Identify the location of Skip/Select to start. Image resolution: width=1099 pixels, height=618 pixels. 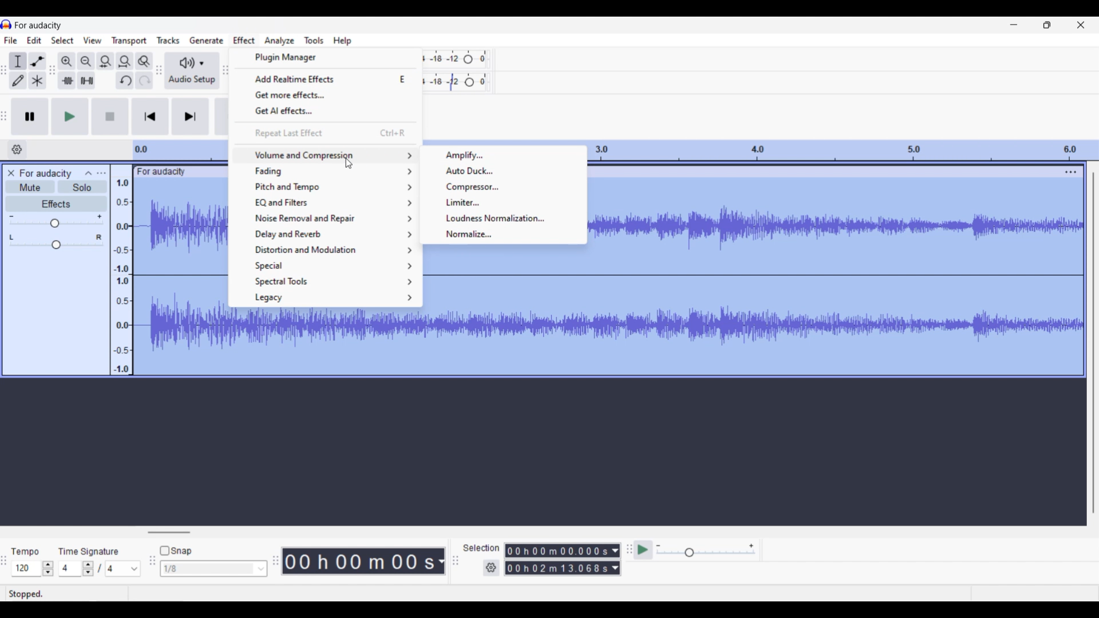
(150, 117).